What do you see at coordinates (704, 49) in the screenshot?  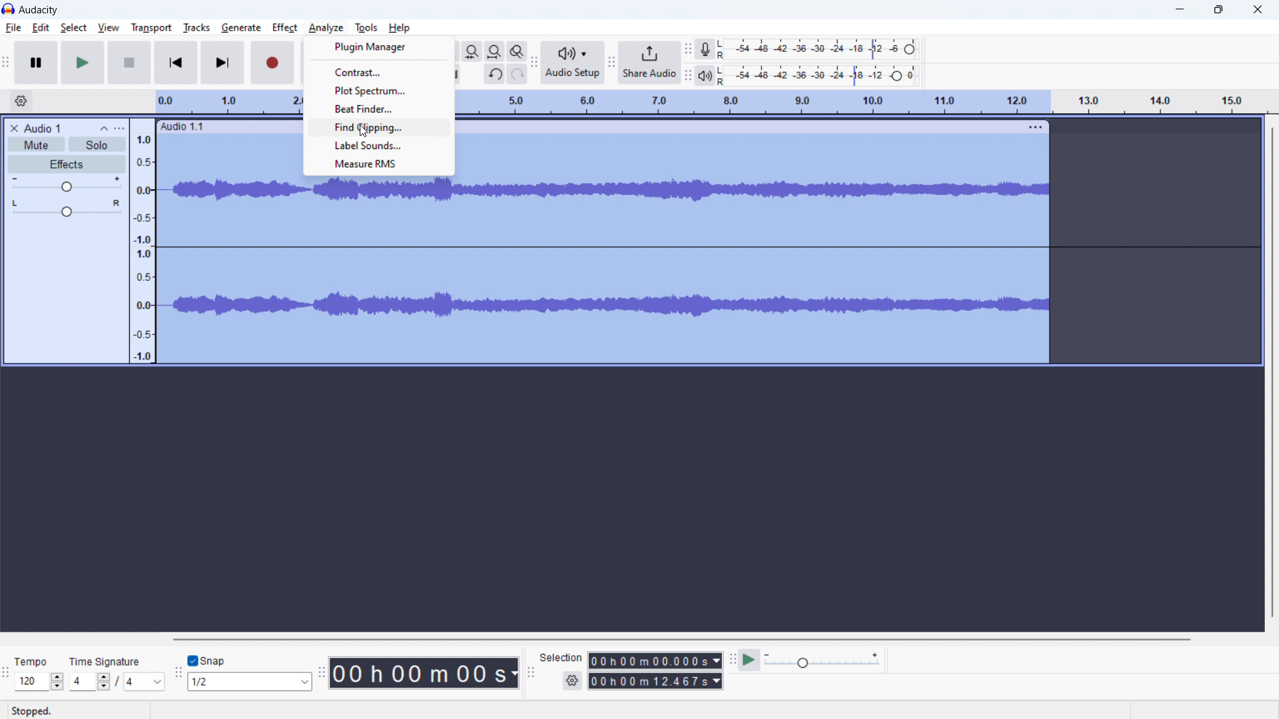 I see `recording meter` at bounding box center [704, 49].